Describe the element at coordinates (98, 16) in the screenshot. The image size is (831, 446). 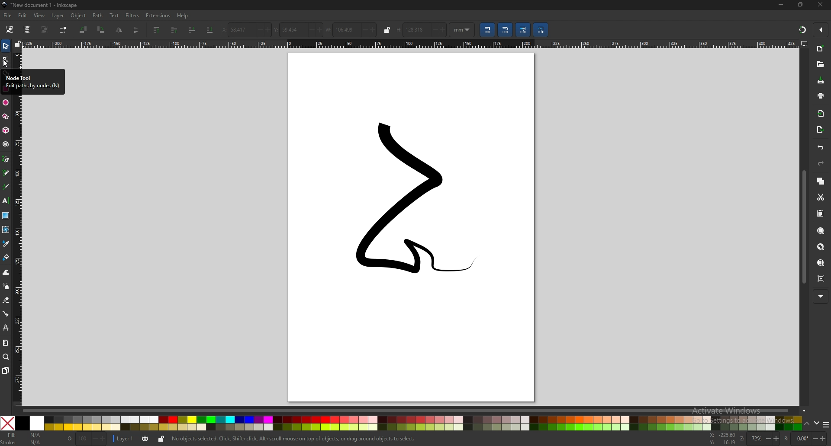
I see `path` at that location.